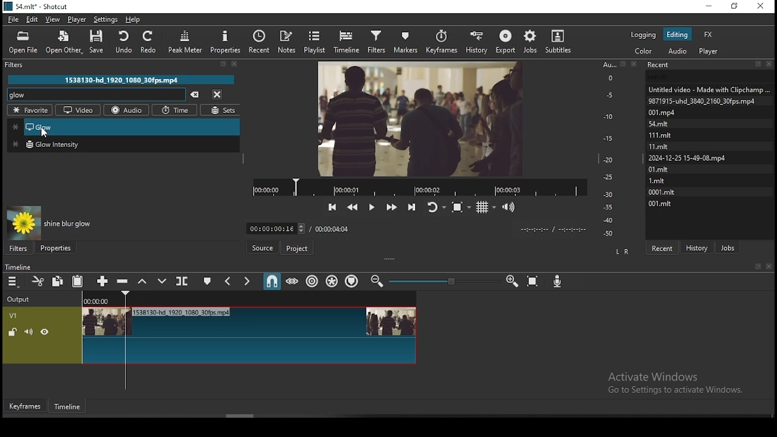 Image resolution: width=777 pixels, height=437 pixels. I want to click on time format, so click(551, 228).